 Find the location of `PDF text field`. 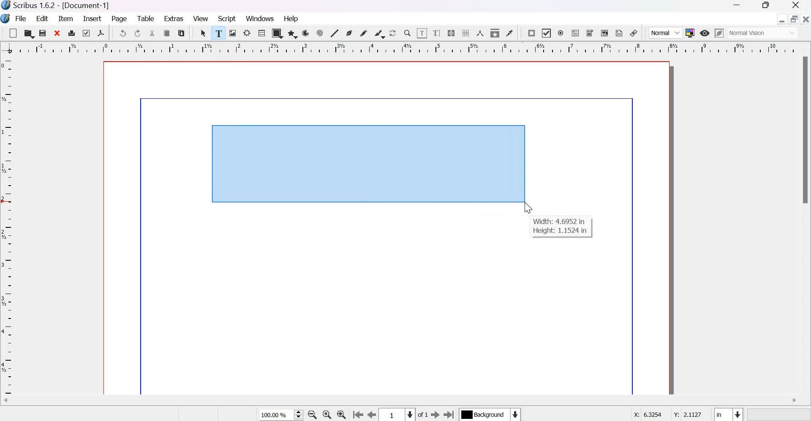

PDF text field is located at coordinates (575, 34).